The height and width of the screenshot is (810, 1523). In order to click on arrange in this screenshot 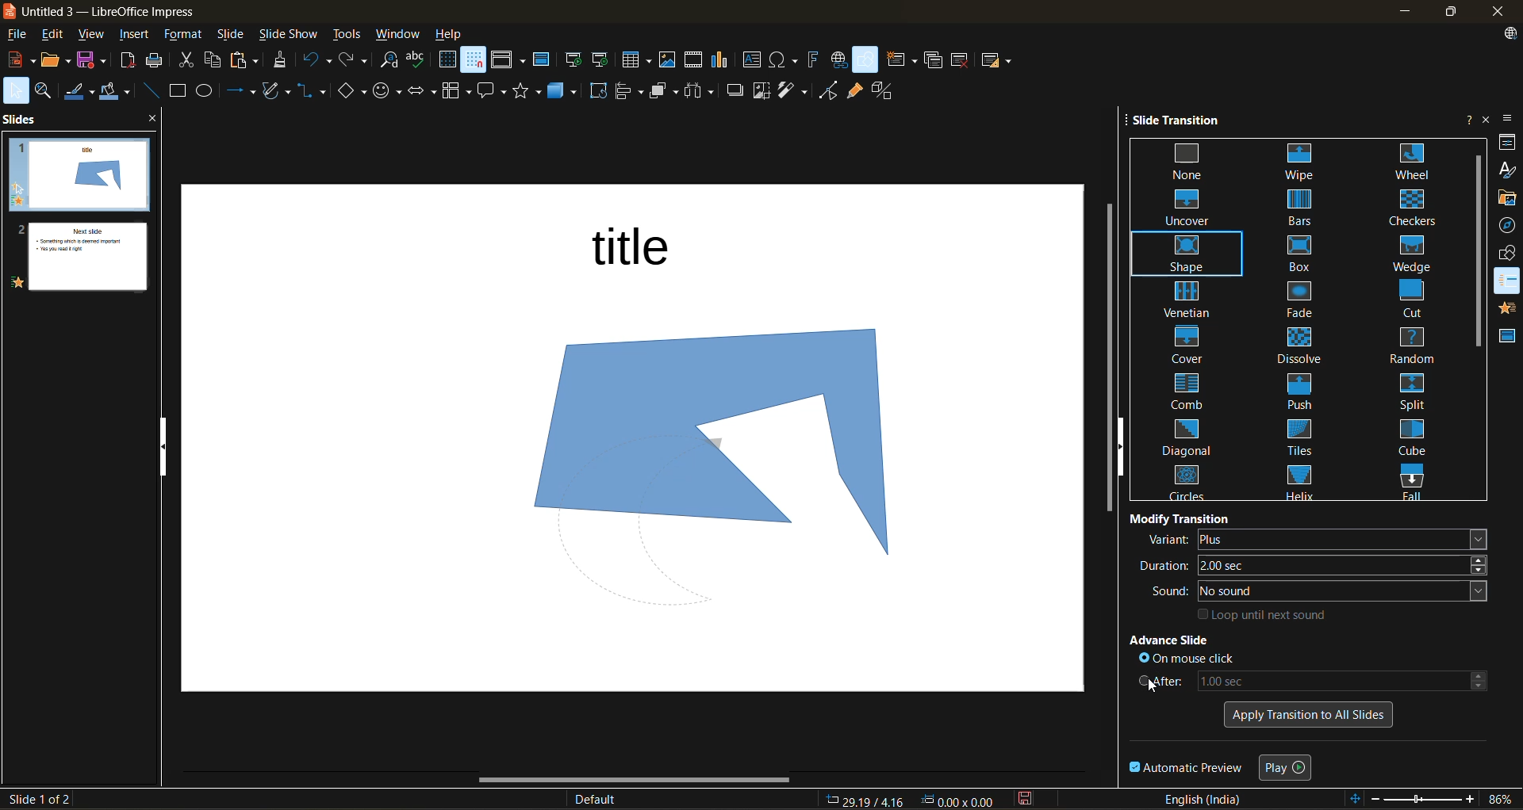, I will do `click(665, 93)`.